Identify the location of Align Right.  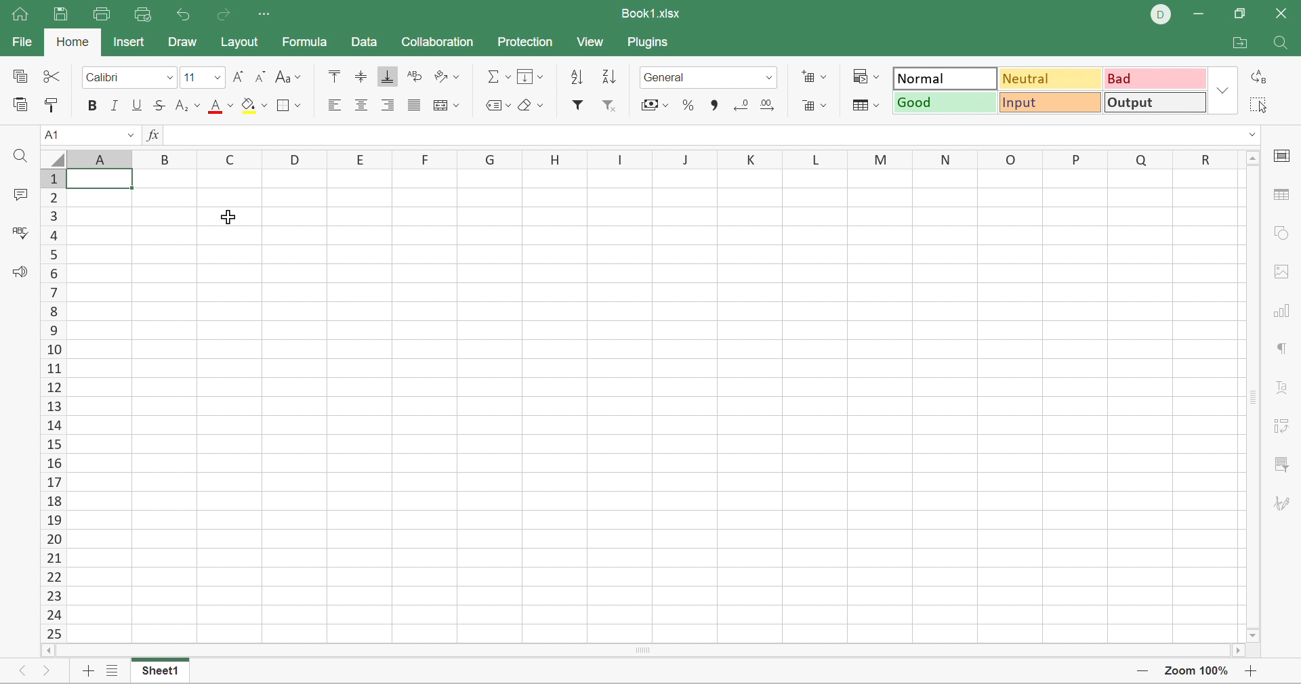
(391, 104).